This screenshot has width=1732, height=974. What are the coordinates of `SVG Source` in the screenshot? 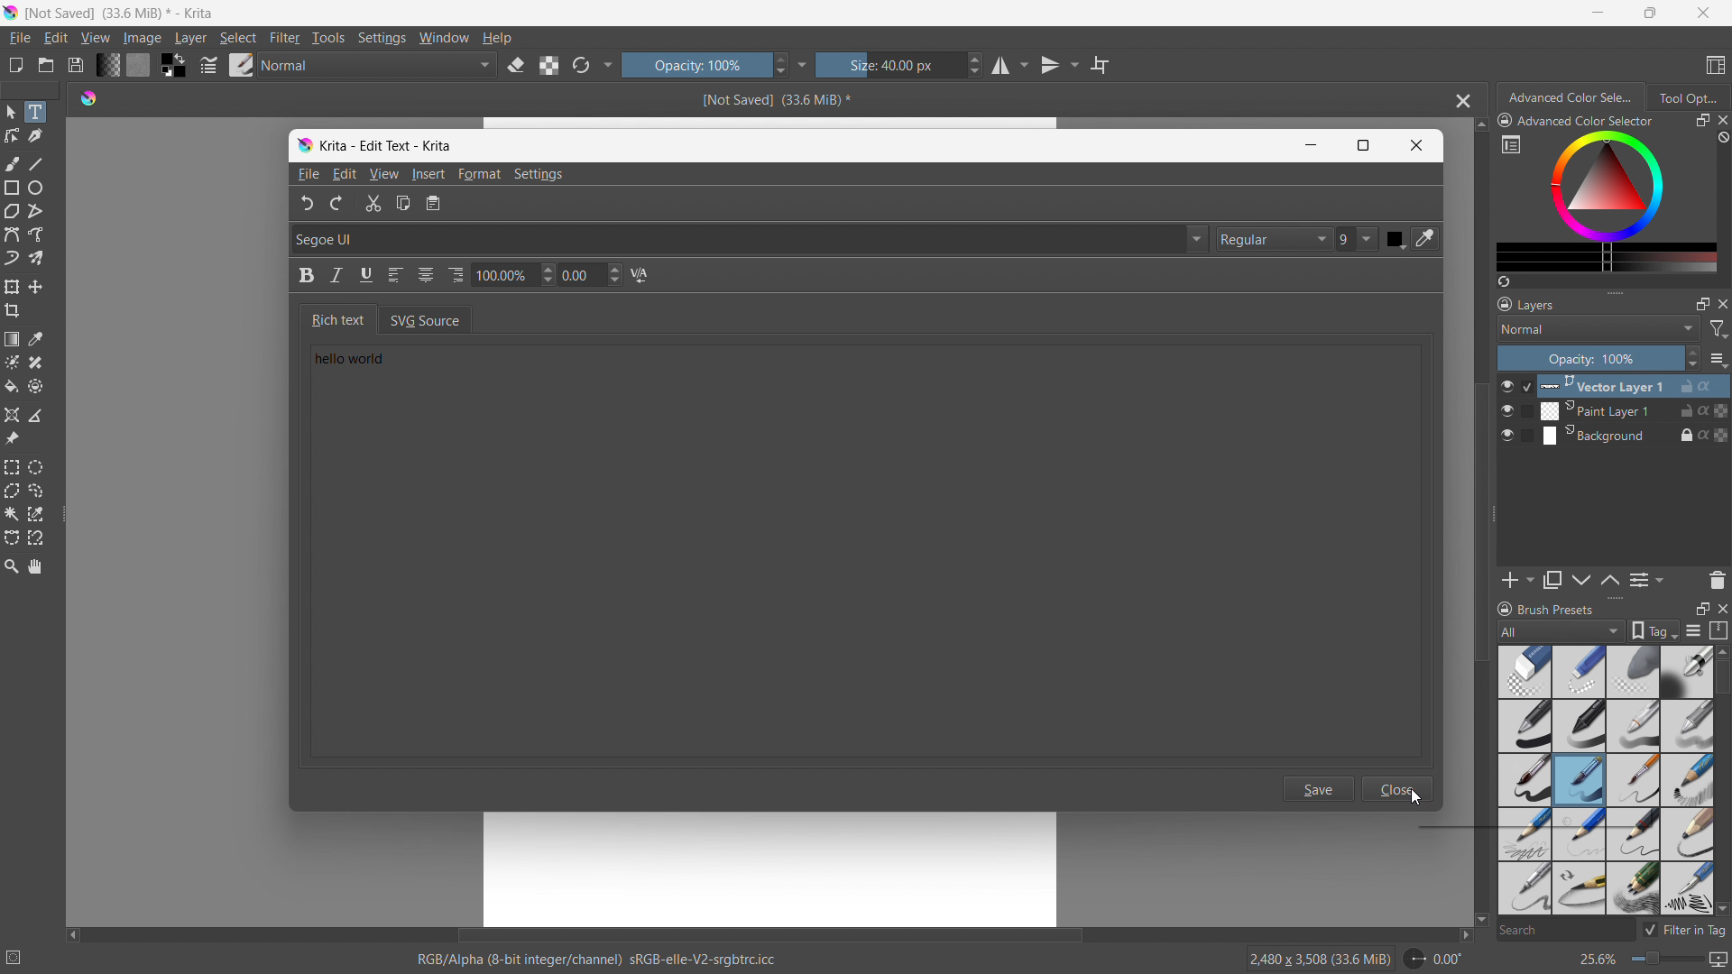 It's located at (438, 318).